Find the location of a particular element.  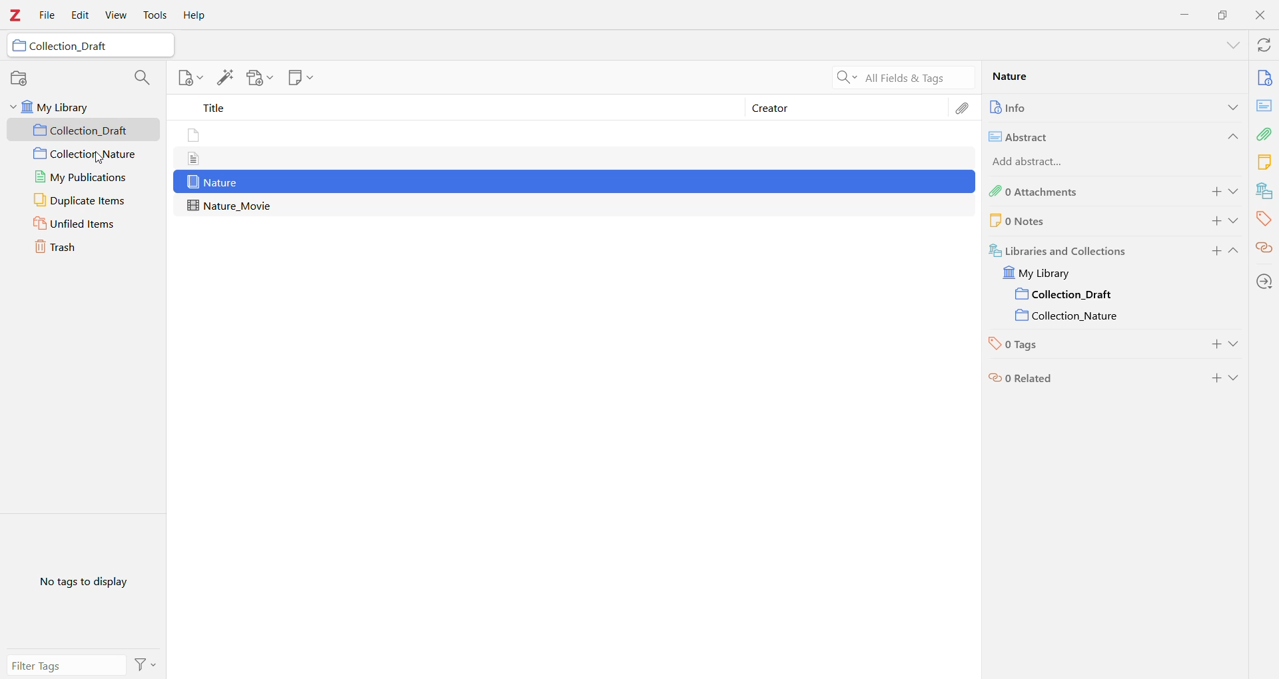

file is located at coordinates (194, 134).